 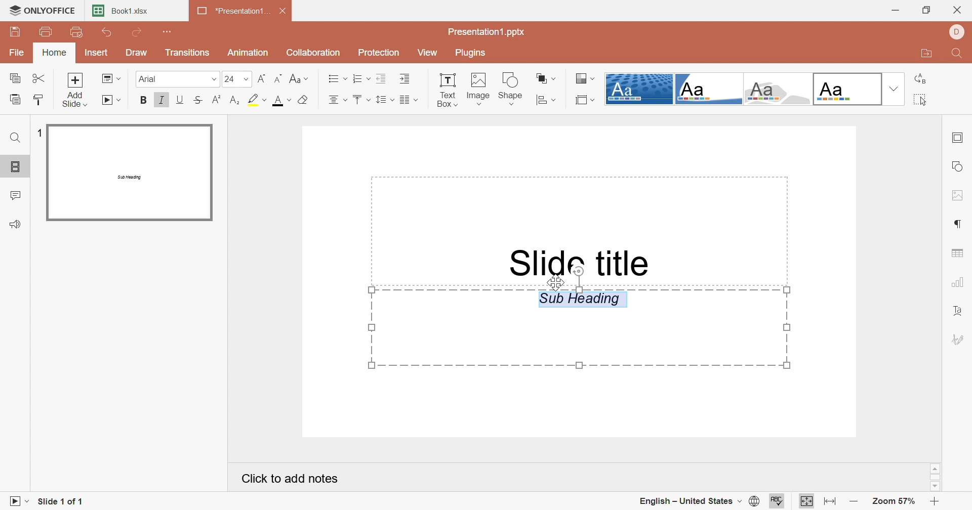 I want to click on Line spacing, so click(x=385, y=98).